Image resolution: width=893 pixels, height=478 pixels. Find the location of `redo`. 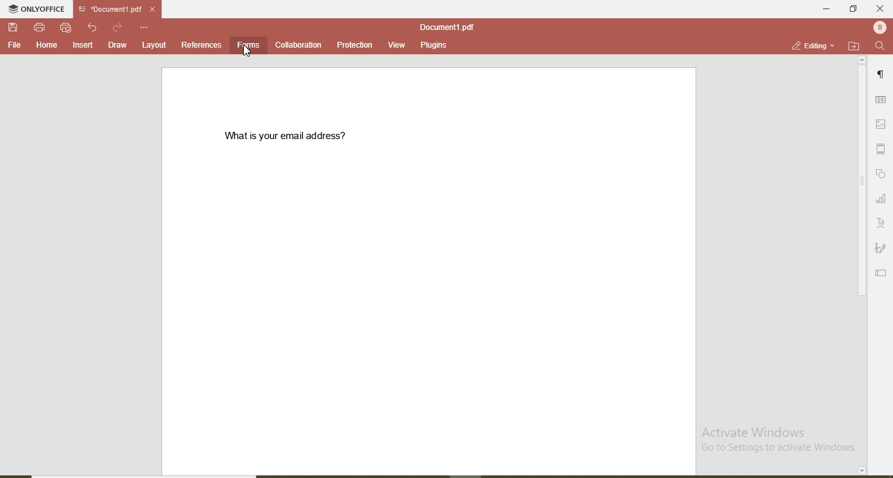

redo is located at coordinates (118, 27).